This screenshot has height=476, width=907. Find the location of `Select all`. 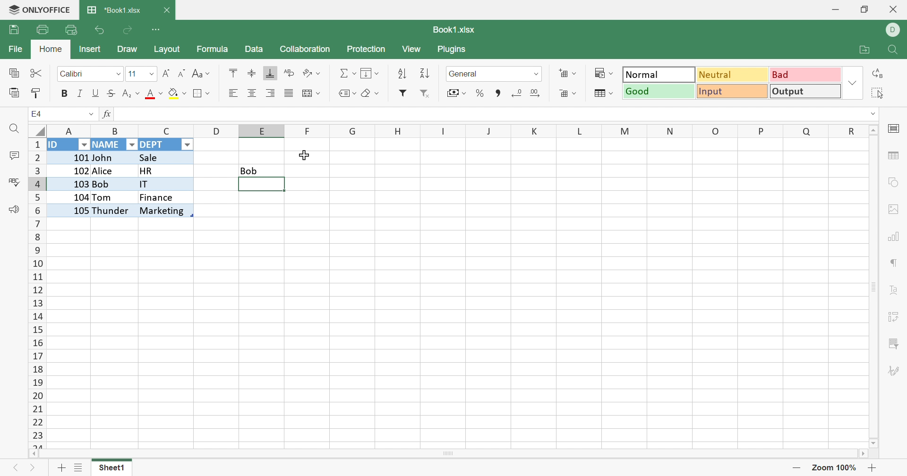

Select all is located at coordinates (880, 93).